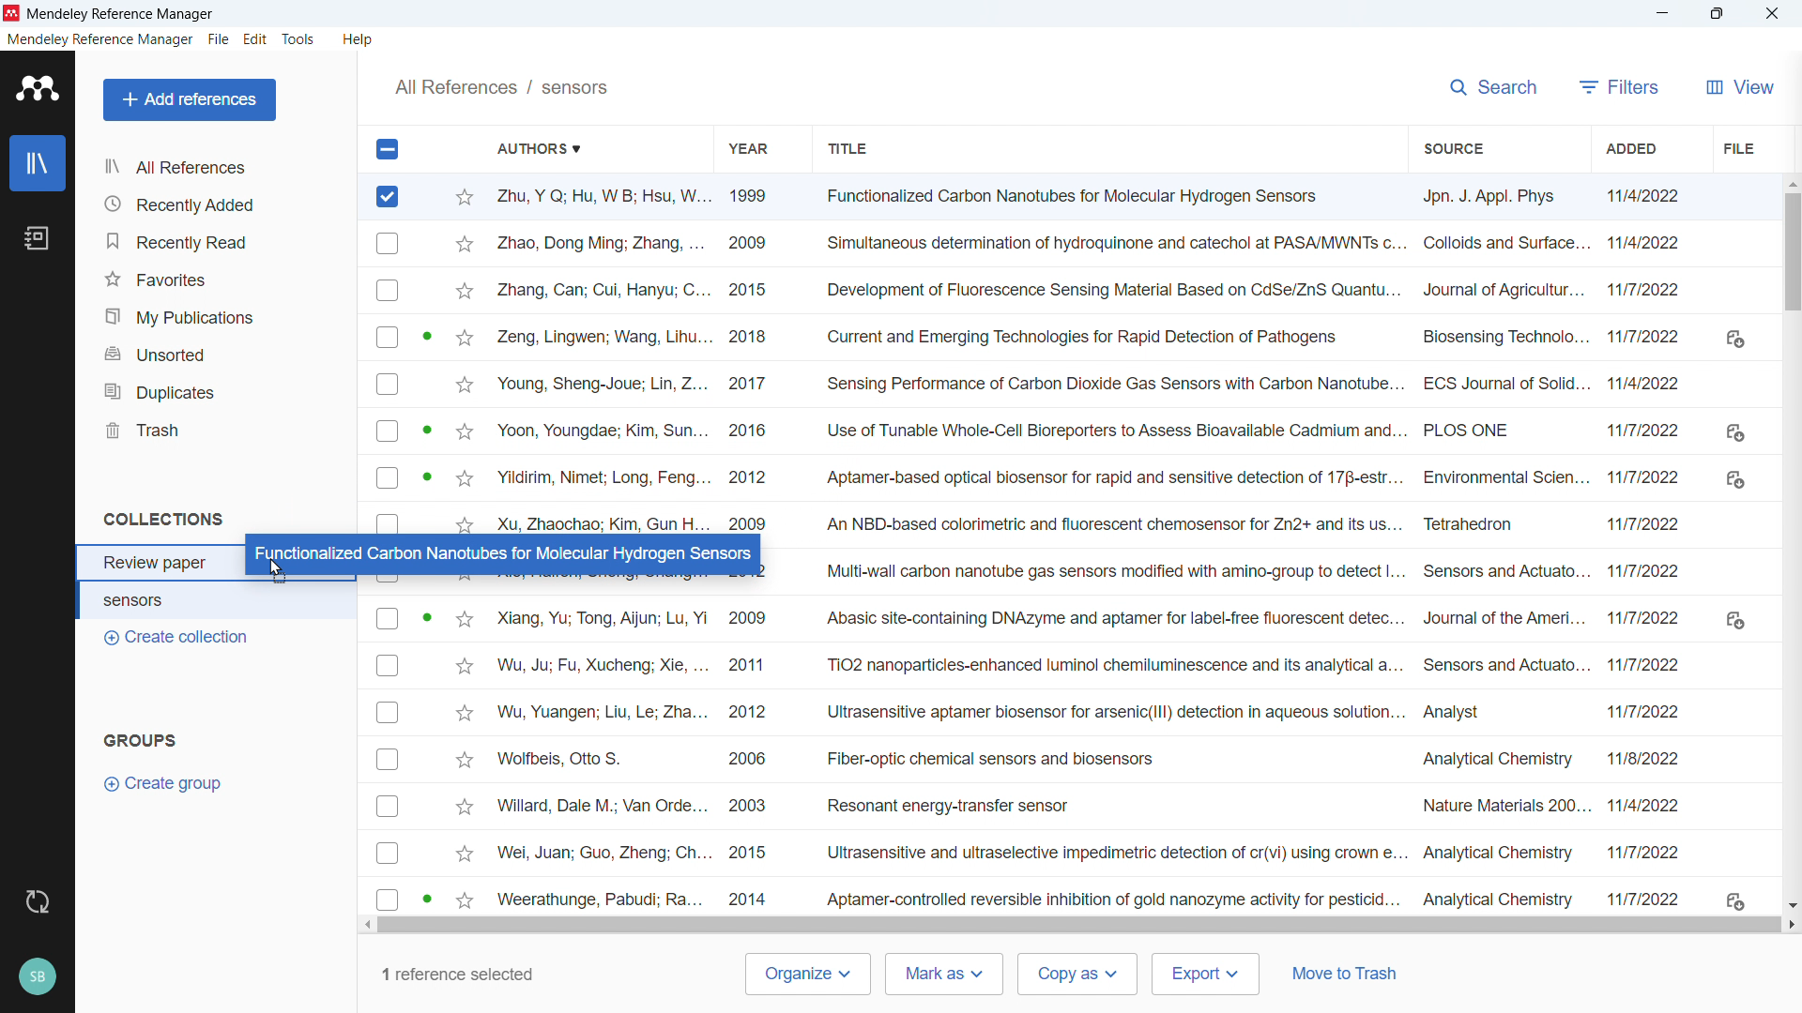  Describe the element at coordinates (1109, 549) in the screenshot. I see `Title of individual entries ` at that location.